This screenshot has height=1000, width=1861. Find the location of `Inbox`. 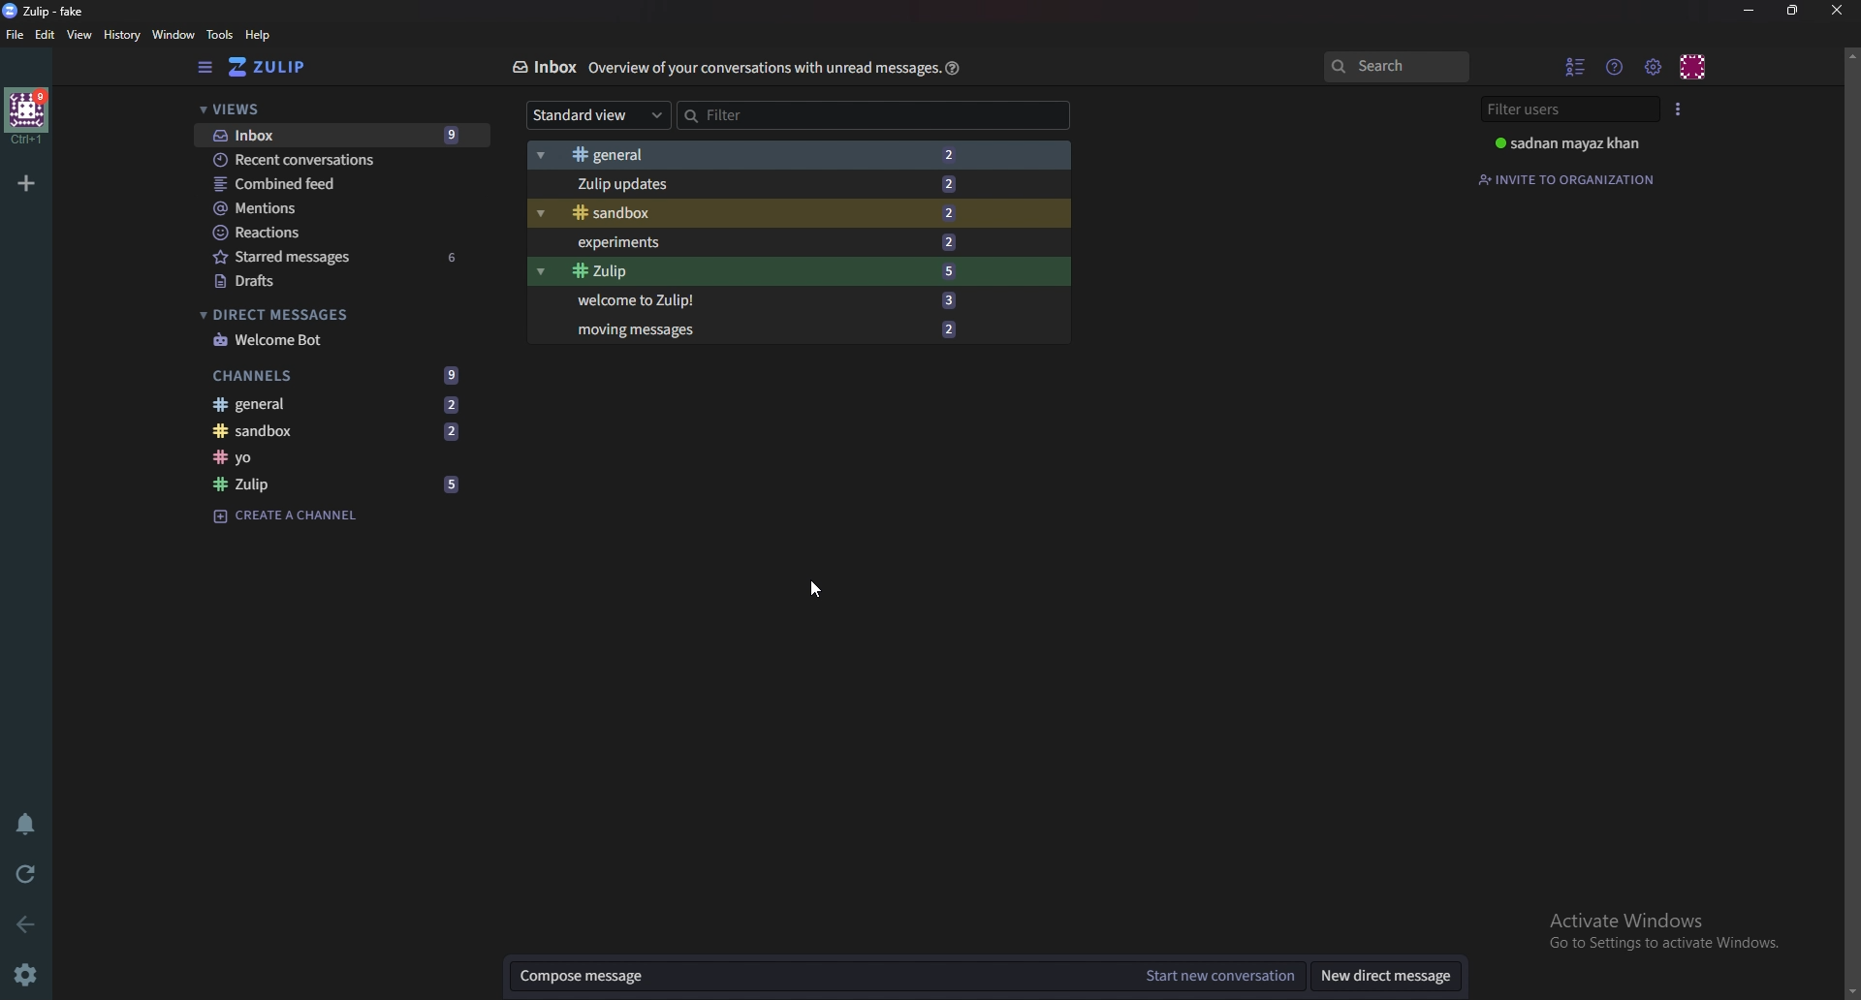

Inbox is located at coordinates (546, 67).